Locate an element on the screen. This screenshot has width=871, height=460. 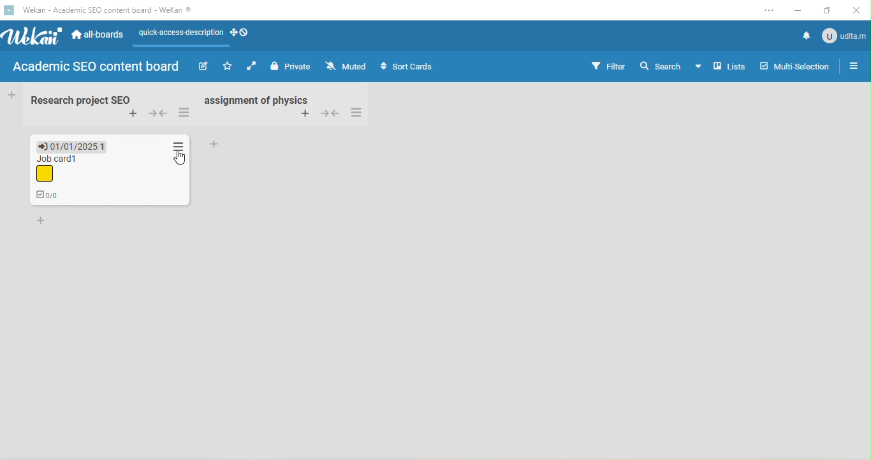
udita mandal is located at coordinates (845, 36).